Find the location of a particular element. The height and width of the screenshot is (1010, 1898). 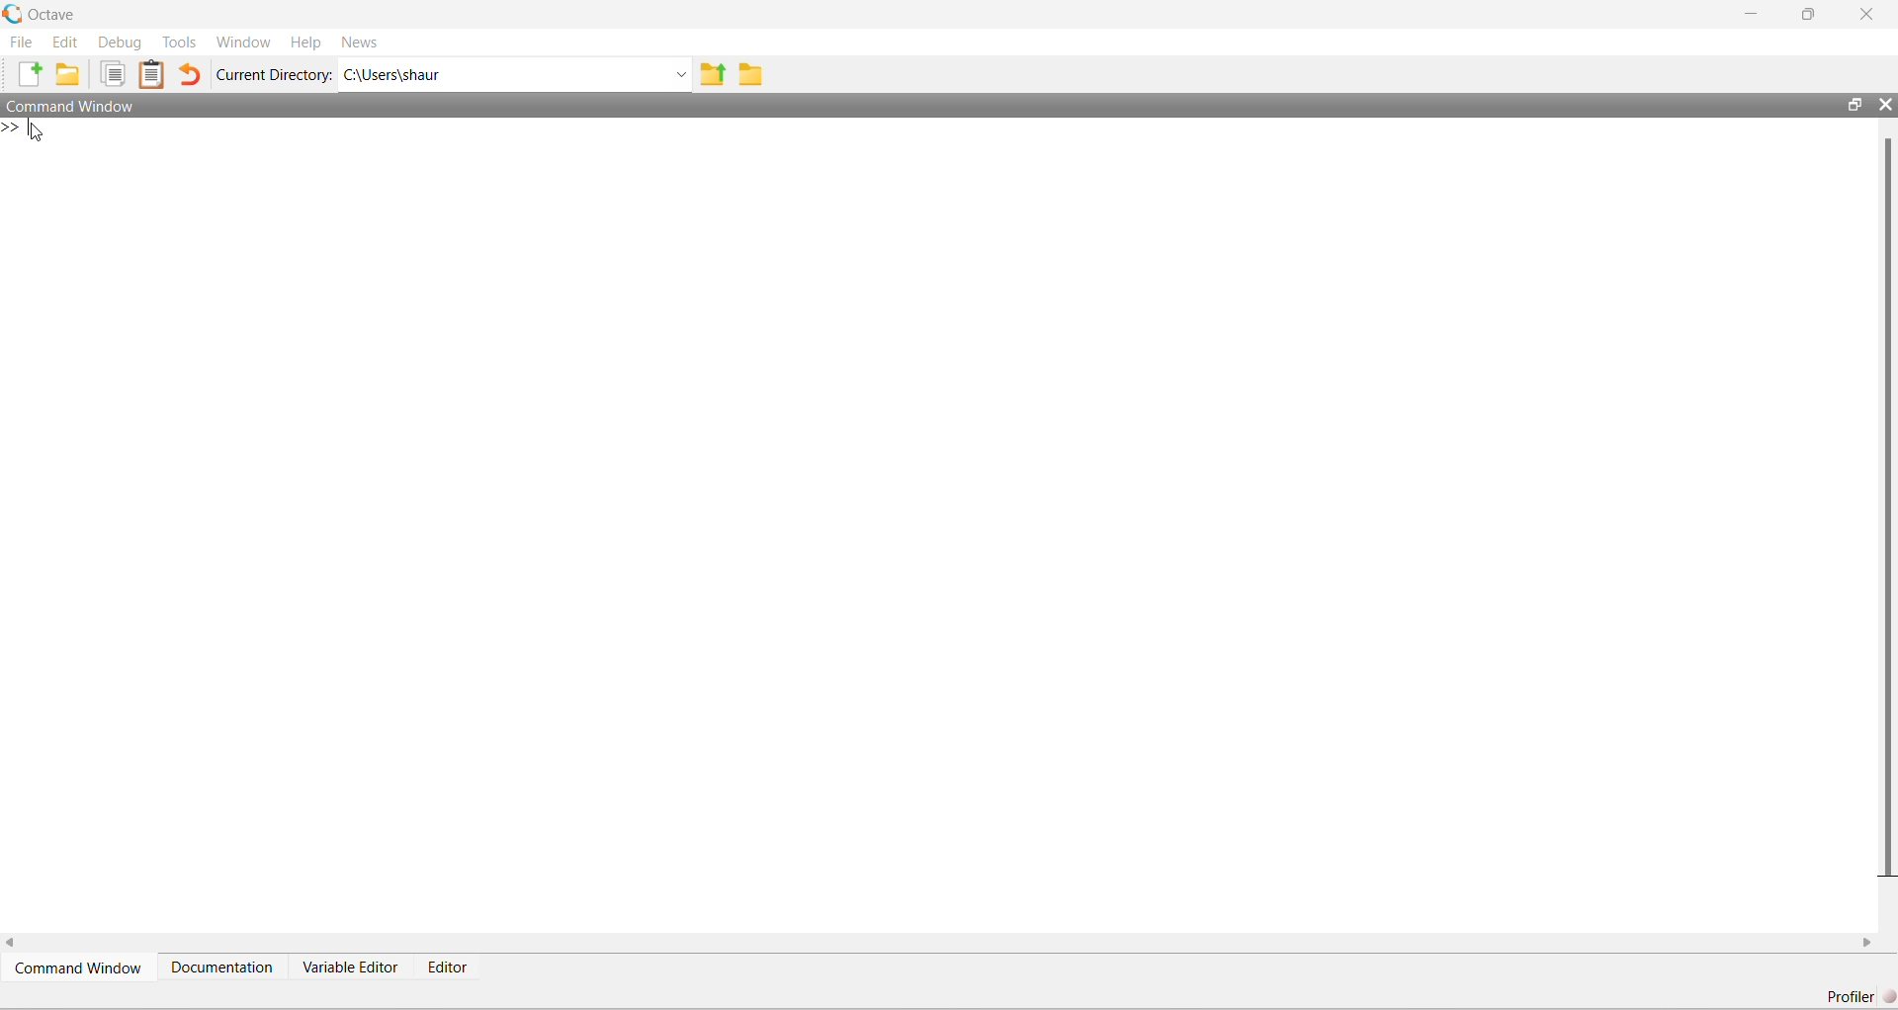

Open an existing file in editor is located at coordinates (67, 74).